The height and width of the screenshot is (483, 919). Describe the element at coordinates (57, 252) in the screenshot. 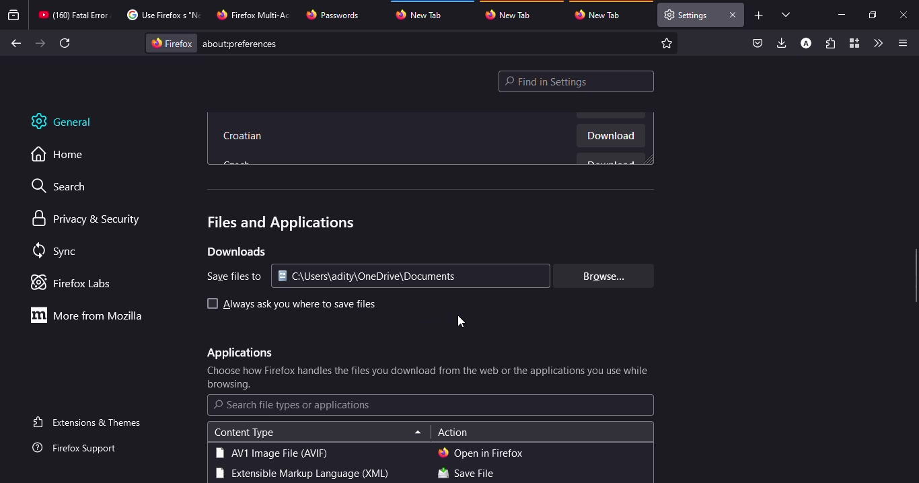

I see `sync` at that location.